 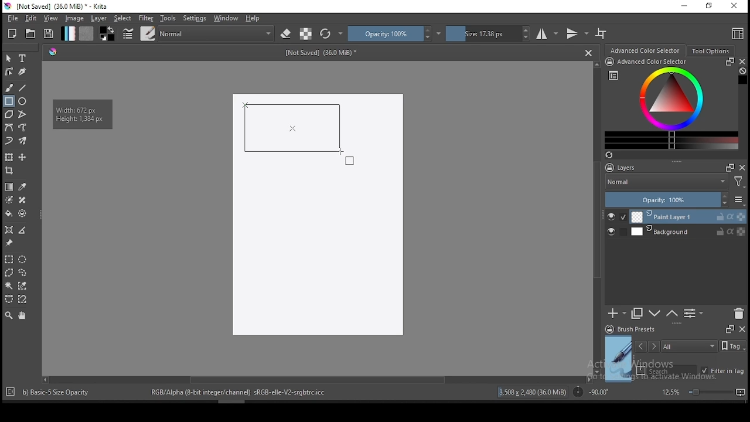 I want to click on brushes, so click(x=148, y=33).